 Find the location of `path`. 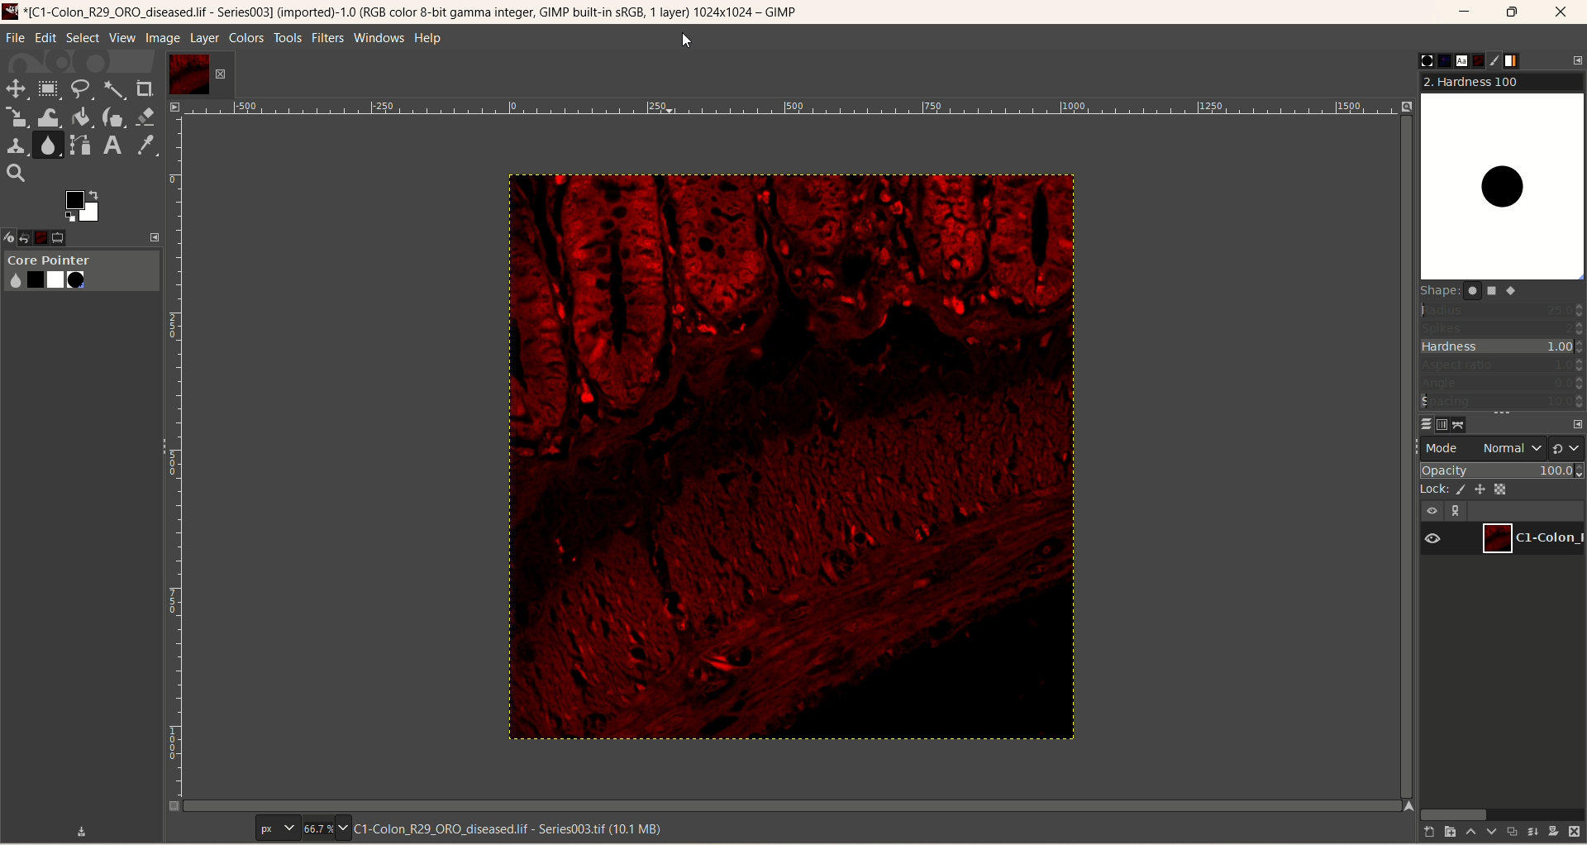

path is located at coordinates (1462, 424).